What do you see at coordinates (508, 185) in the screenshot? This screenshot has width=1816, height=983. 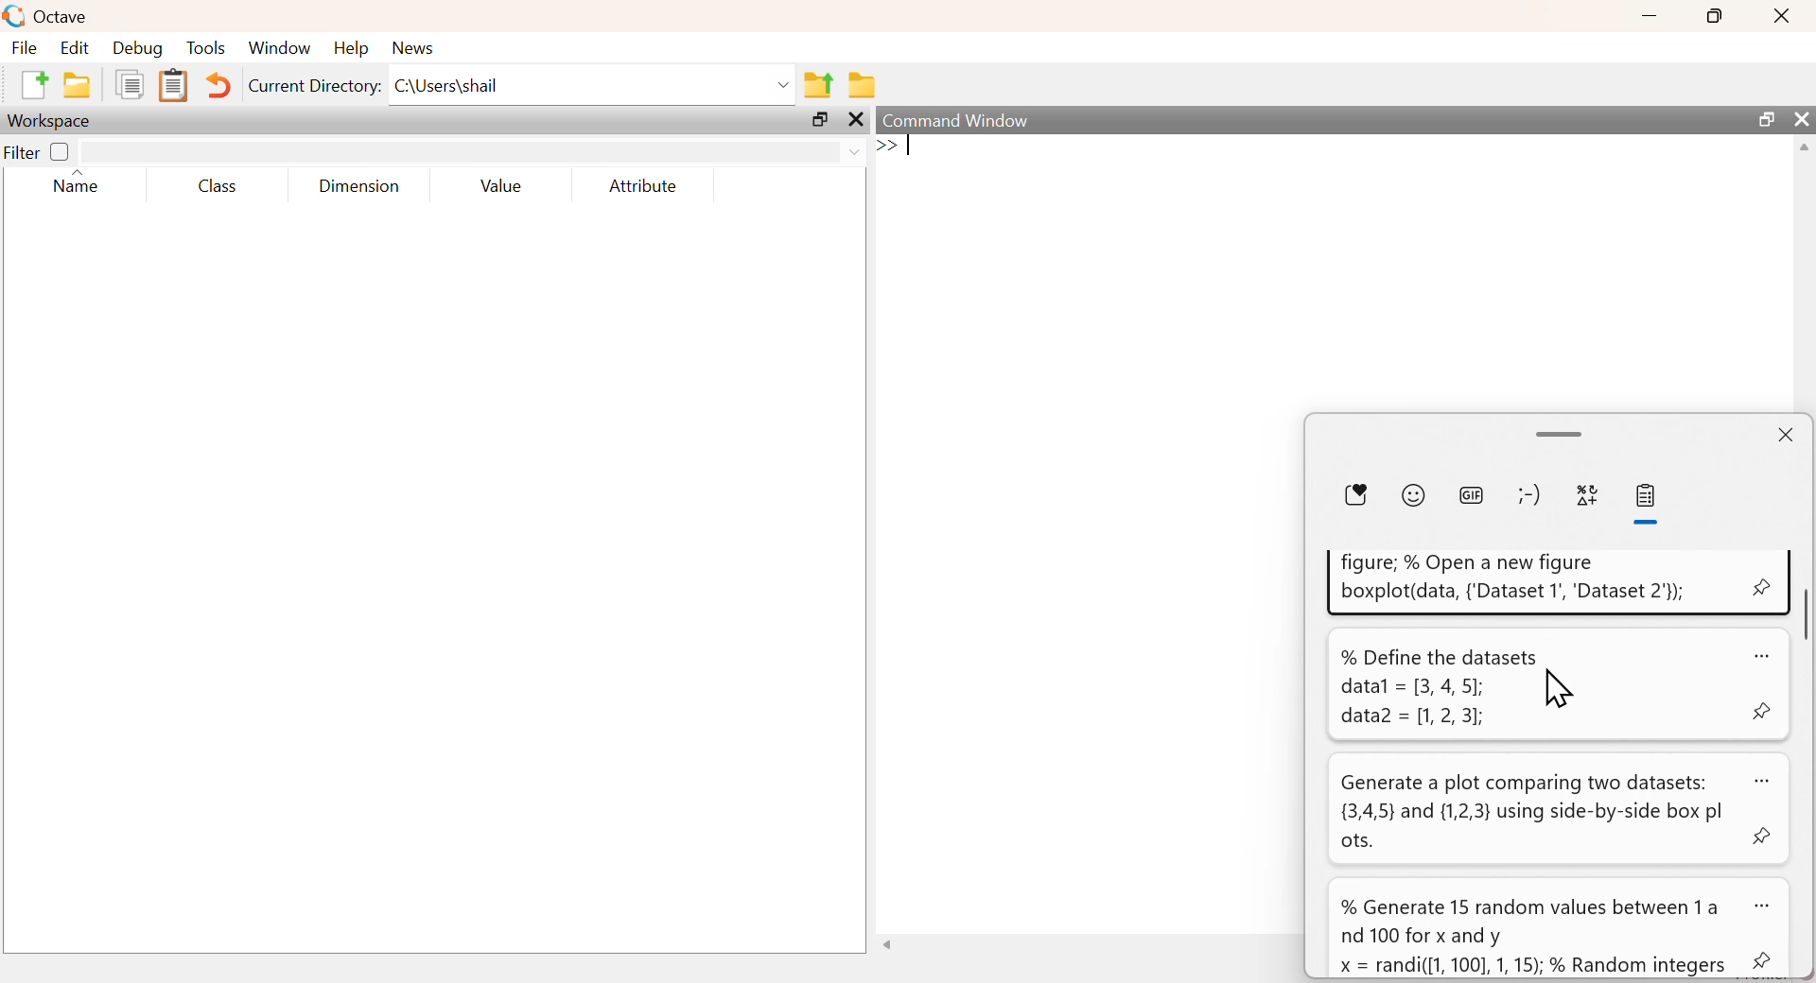 I see `Value` at bounding box center [508, 185].